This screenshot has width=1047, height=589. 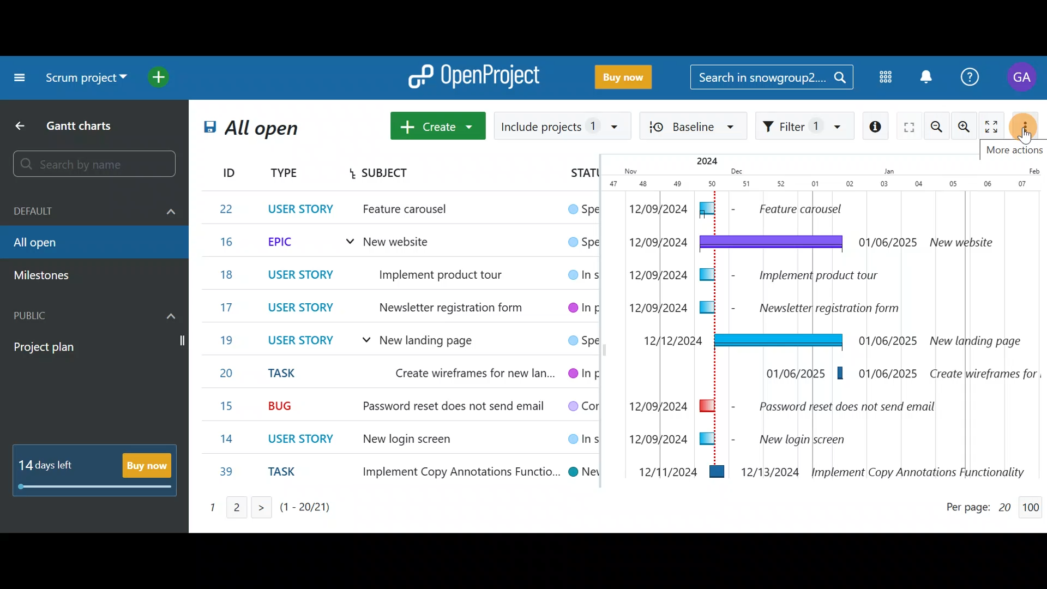 What do you see at coordinates (301, 342) in the screenshot?
I see `USER STORY` at bounding box center [301, 342].